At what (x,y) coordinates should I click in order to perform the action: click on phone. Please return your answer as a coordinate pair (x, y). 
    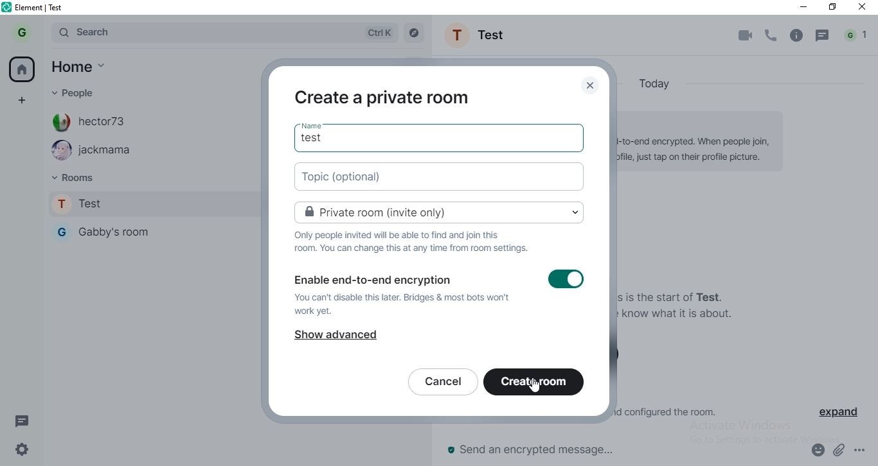
    Looking at the image, I should click on (772, 35).